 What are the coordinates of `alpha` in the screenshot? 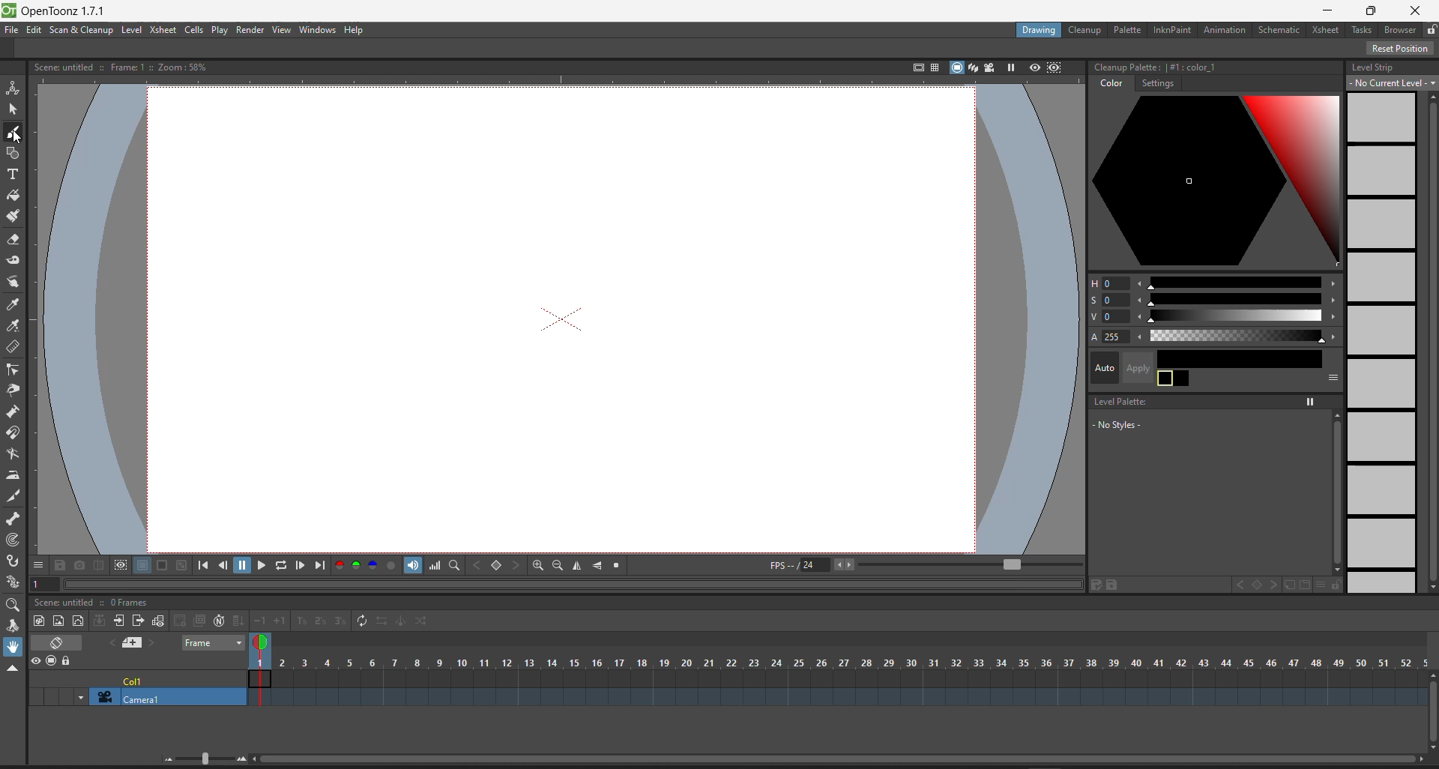 It's located at (1108, 337).